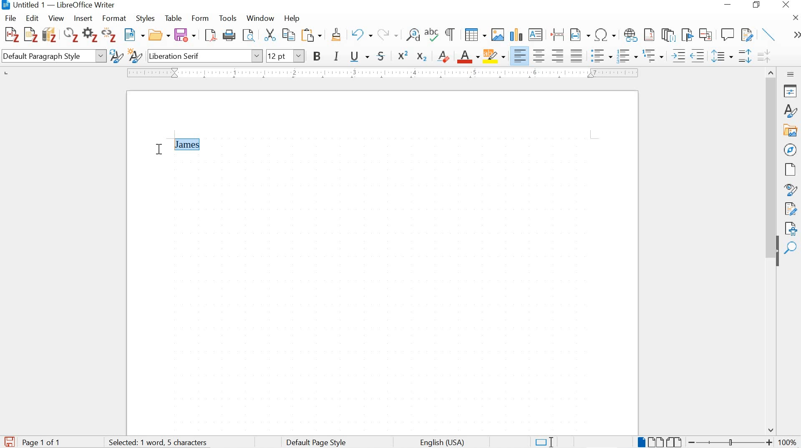  I want to click on insert endnote, so click(649, 35).